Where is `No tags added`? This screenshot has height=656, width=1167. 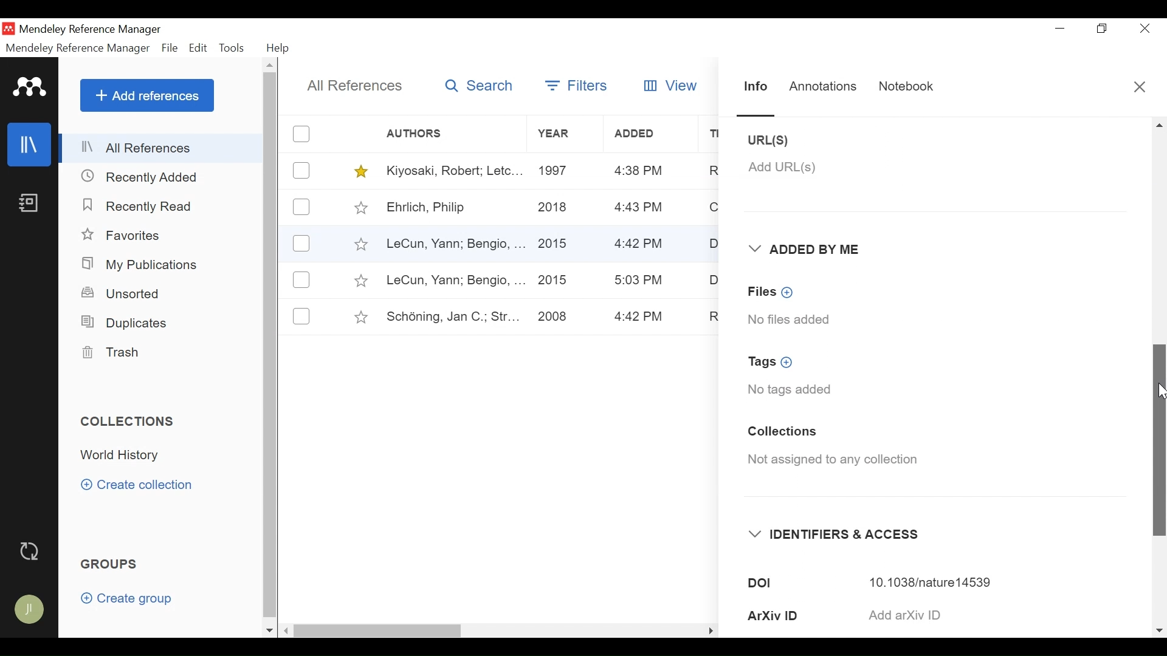
No tags added is located at coordinates (790, 391).